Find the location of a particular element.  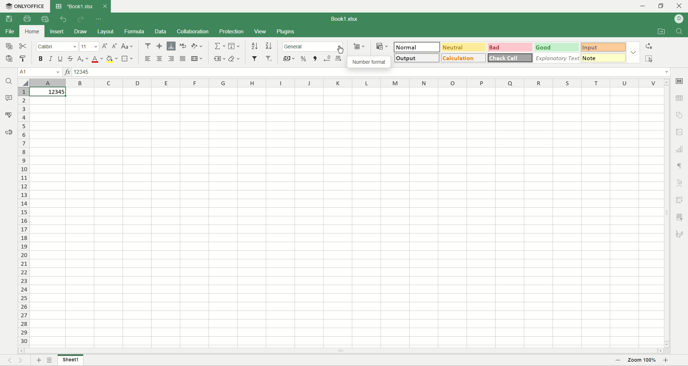

select all is located at coordinates (649, 59).